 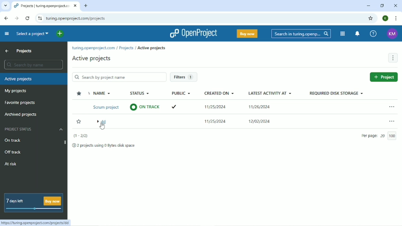 What do you see at coordinates (220, 108) in the screenshot?
I see `Created on` at bounding box center [220, 108].